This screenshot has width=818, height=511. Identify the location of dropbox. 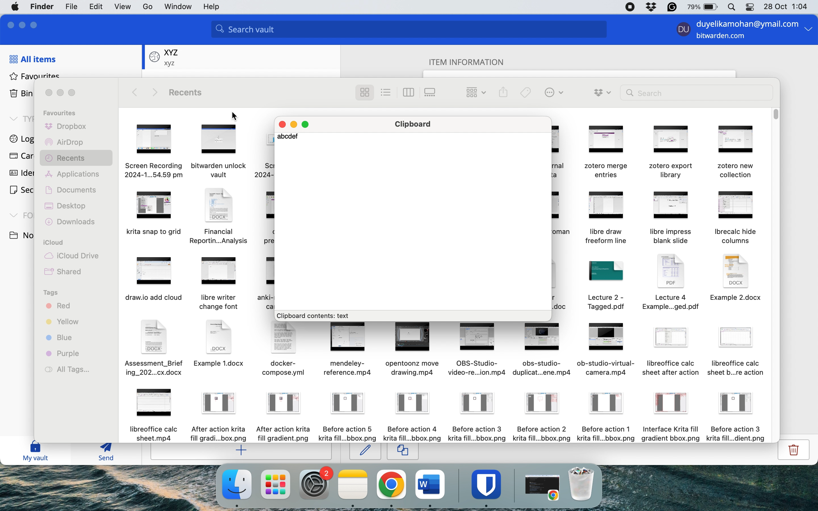
(651, 7).